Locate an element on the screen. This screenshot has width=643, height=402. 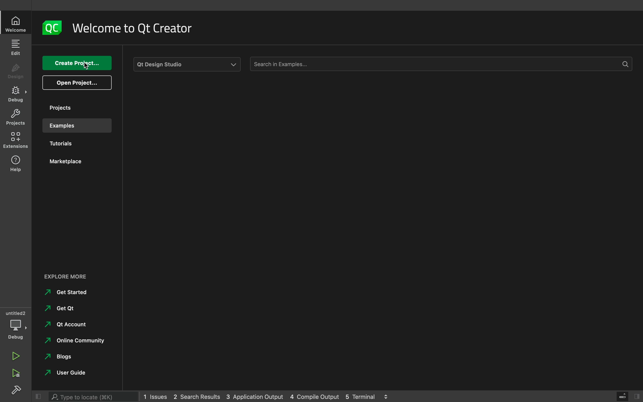
 is located at coordinates (18, 391).